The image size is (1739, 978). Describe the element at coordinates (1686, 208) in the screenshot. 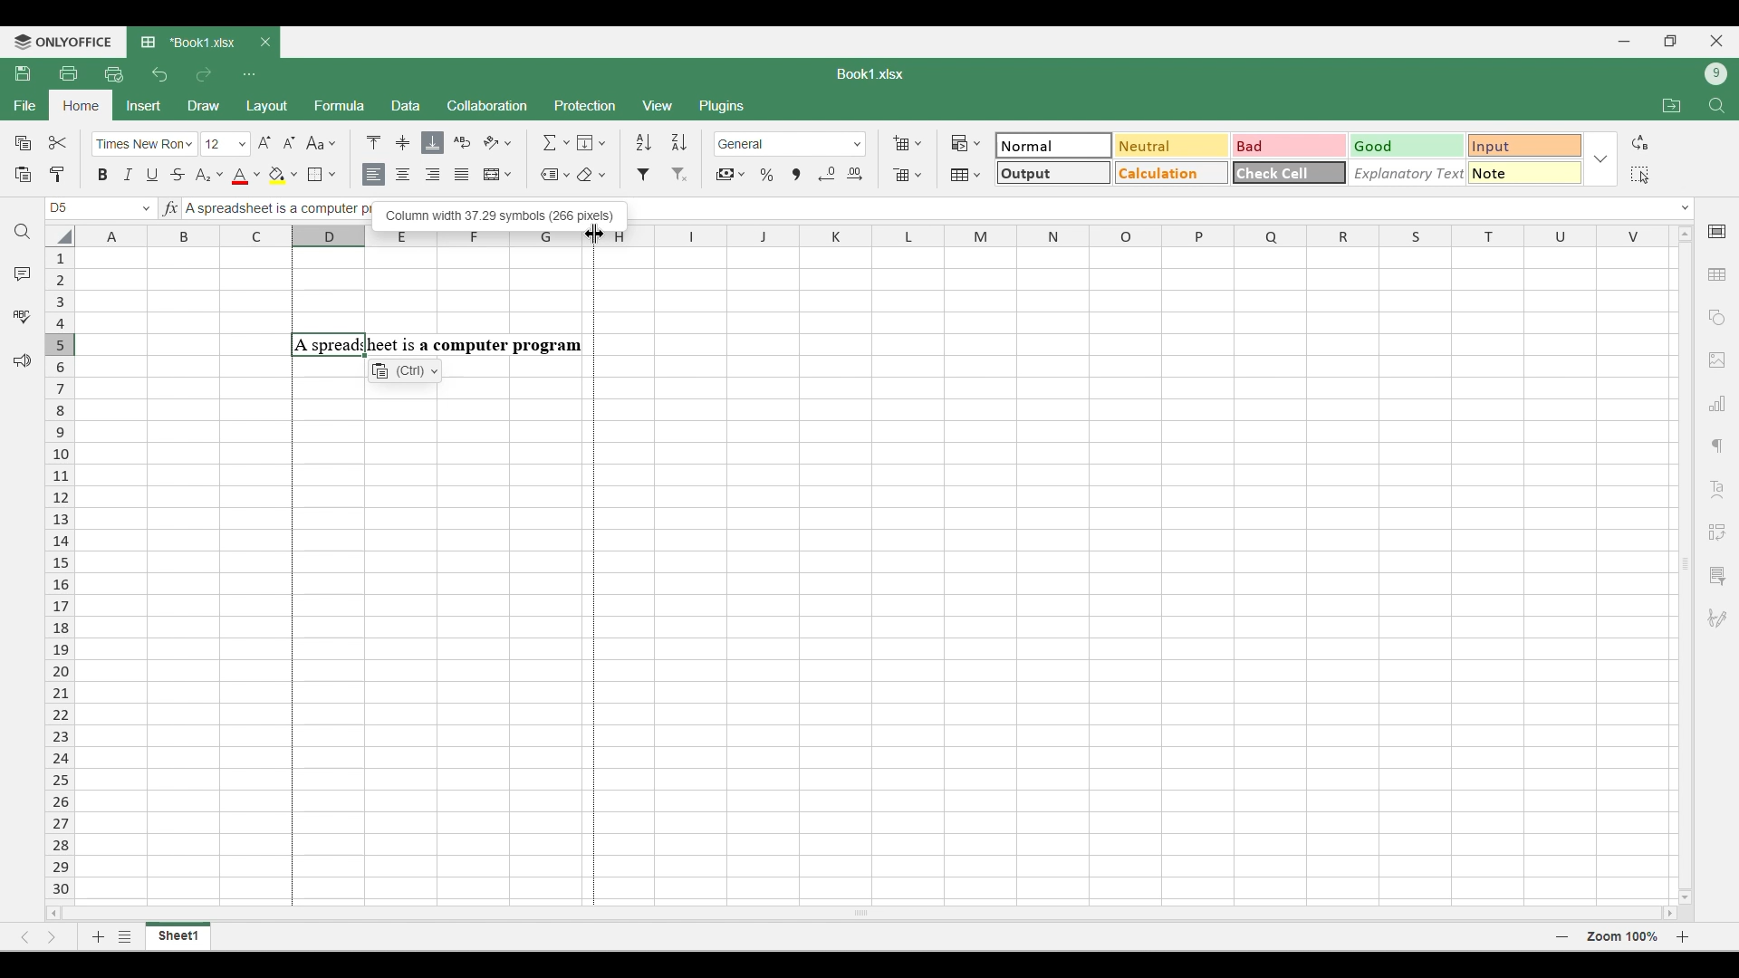

I see `Expand type space` at that location.